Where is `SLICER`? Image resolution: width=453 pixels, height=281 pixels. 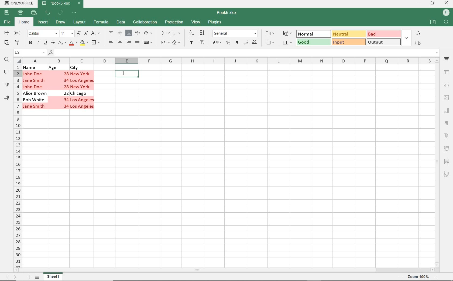 SLICER is located at coordinates (447, 161).